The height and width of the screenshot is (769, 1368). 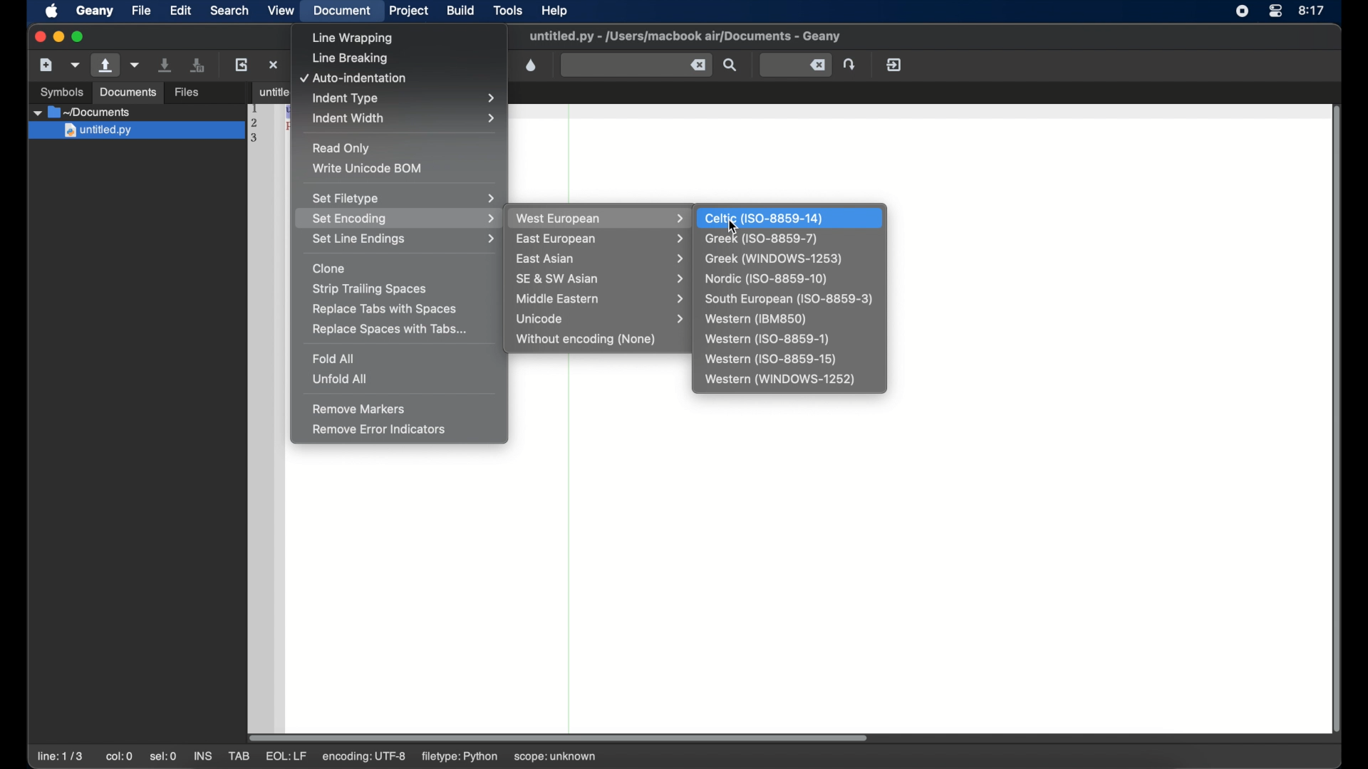 I want to click on untitled.py, so click(x=139, y=112).